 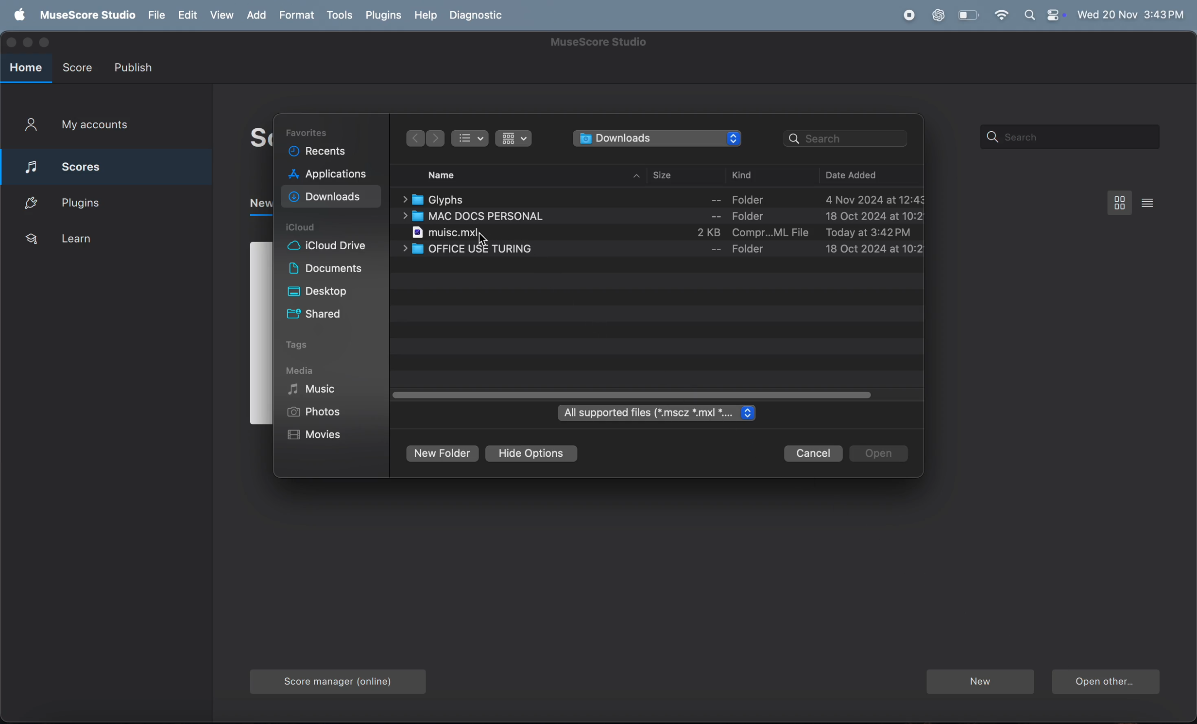 I want to click on hide options, so click(x=531, y=455).